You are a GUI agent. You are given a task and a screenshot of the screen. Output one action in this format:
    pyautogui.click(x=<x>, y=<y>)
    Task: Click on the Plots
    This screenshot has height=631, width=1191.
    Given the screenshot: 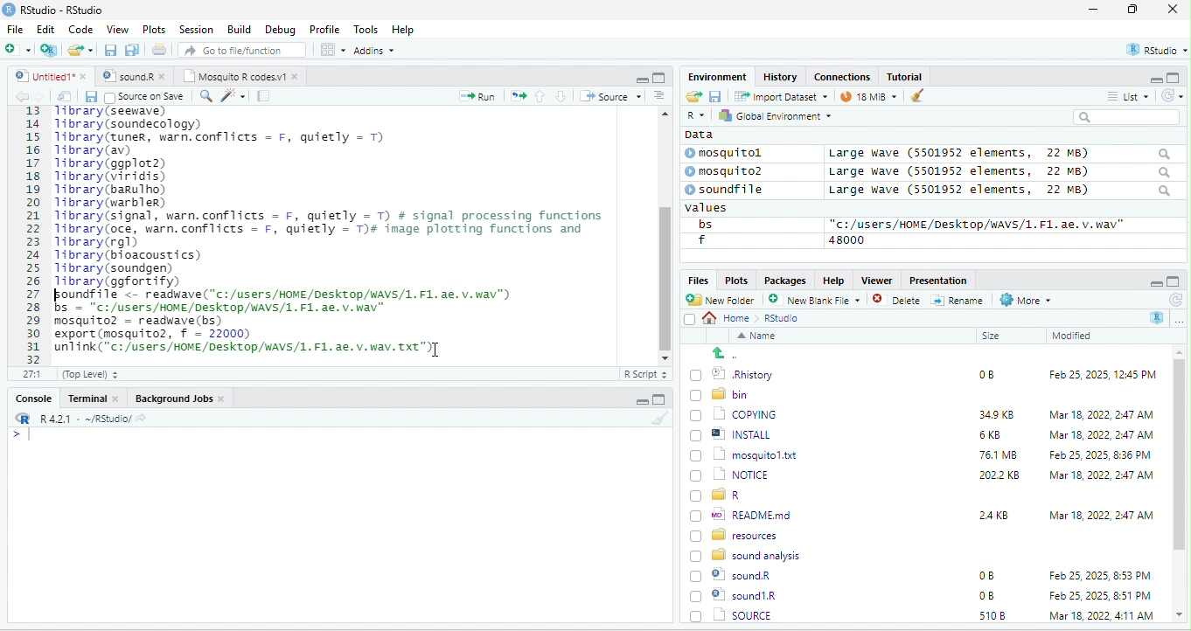 What is the action you would take?
    pyautogui.click(x=155, y=29)
    